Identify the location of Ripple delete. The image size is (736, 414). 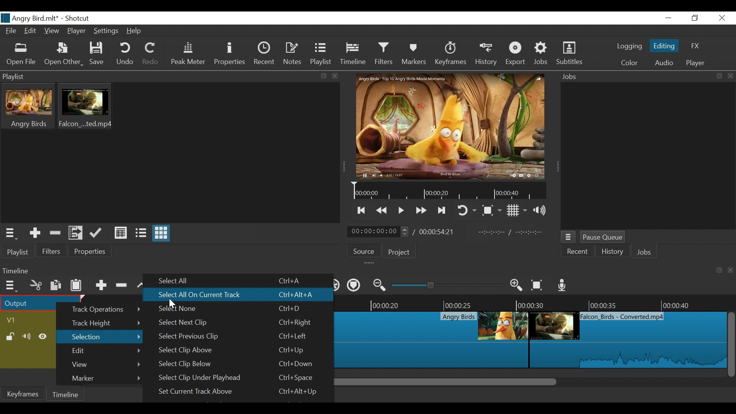
(121, 285).